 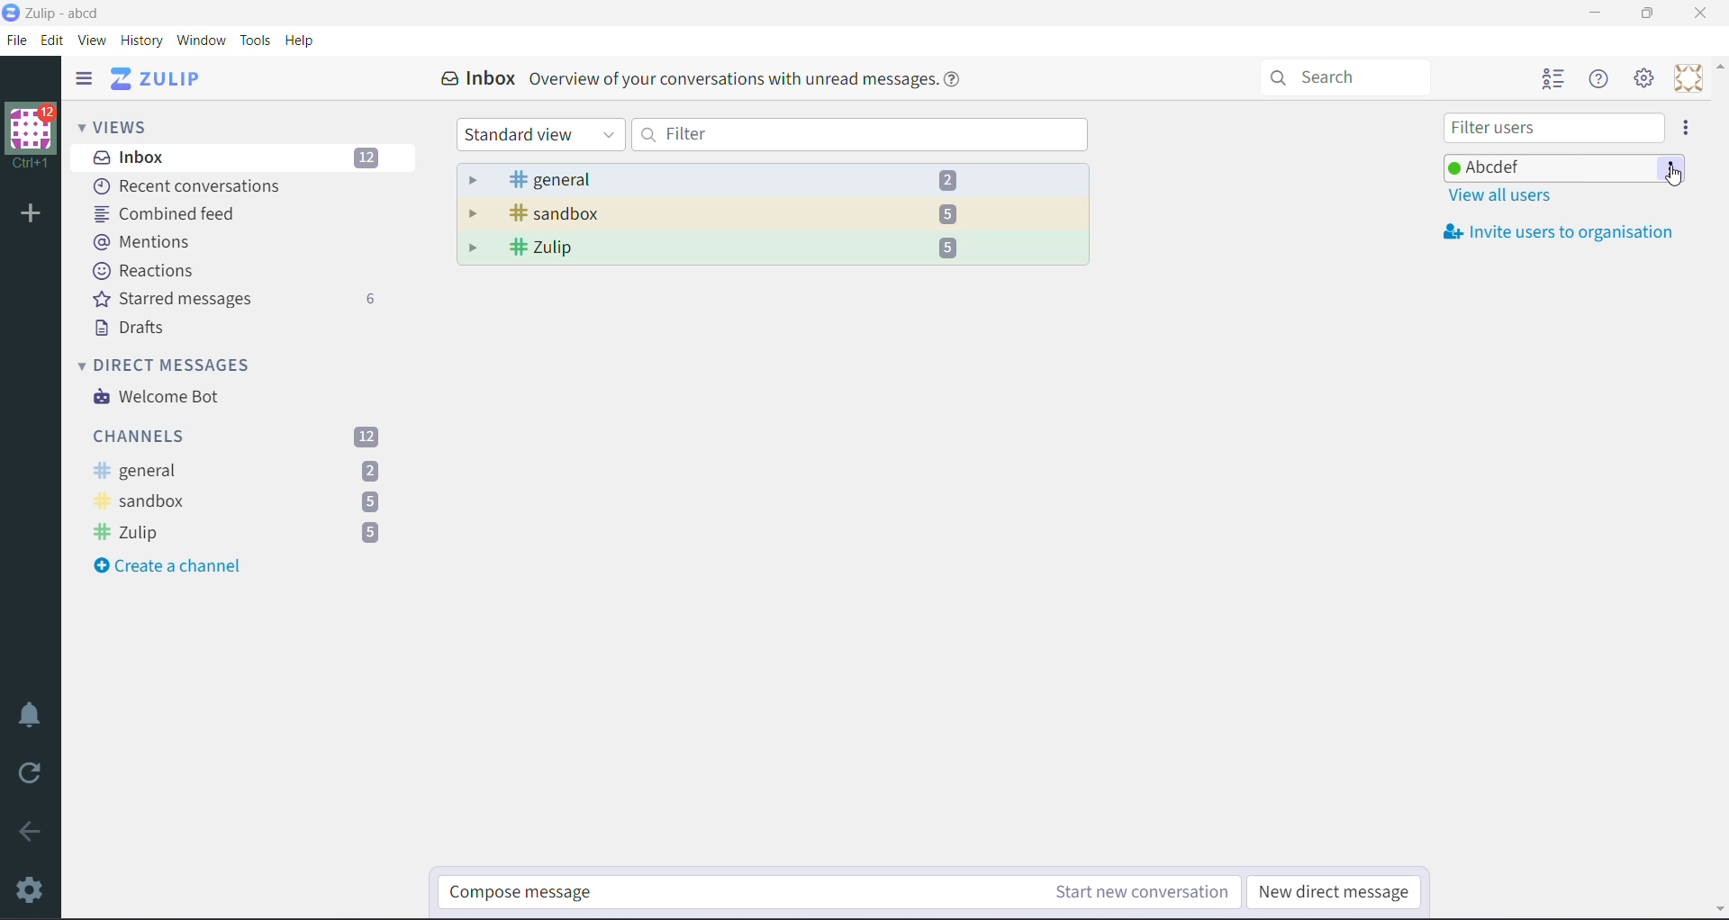 What do you see at coordinates (1685, 127) in the screenshot?
I see `option to invite users to organization` at bounding box center [1685, 127].